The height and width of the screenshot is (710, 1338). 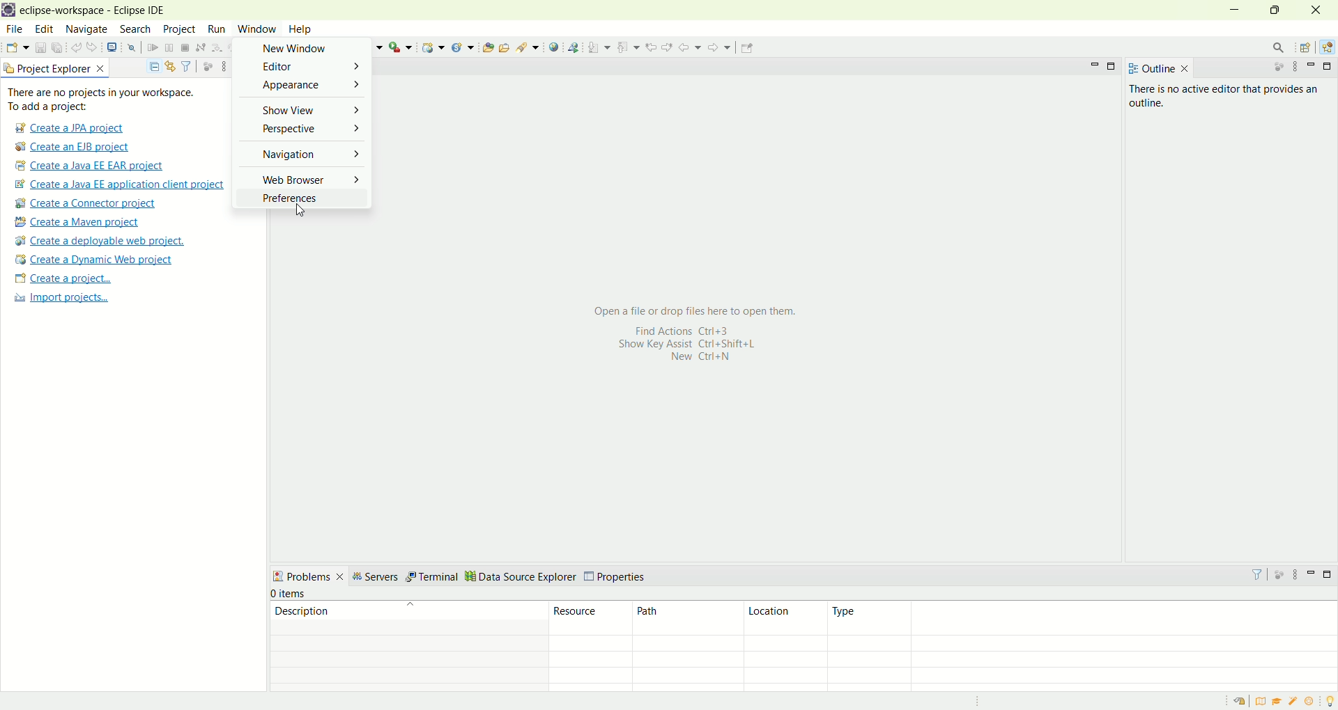 What do you see at coordinates (95, 47) in the screenshot?
I see `redo` at bounding box center [95, 47].